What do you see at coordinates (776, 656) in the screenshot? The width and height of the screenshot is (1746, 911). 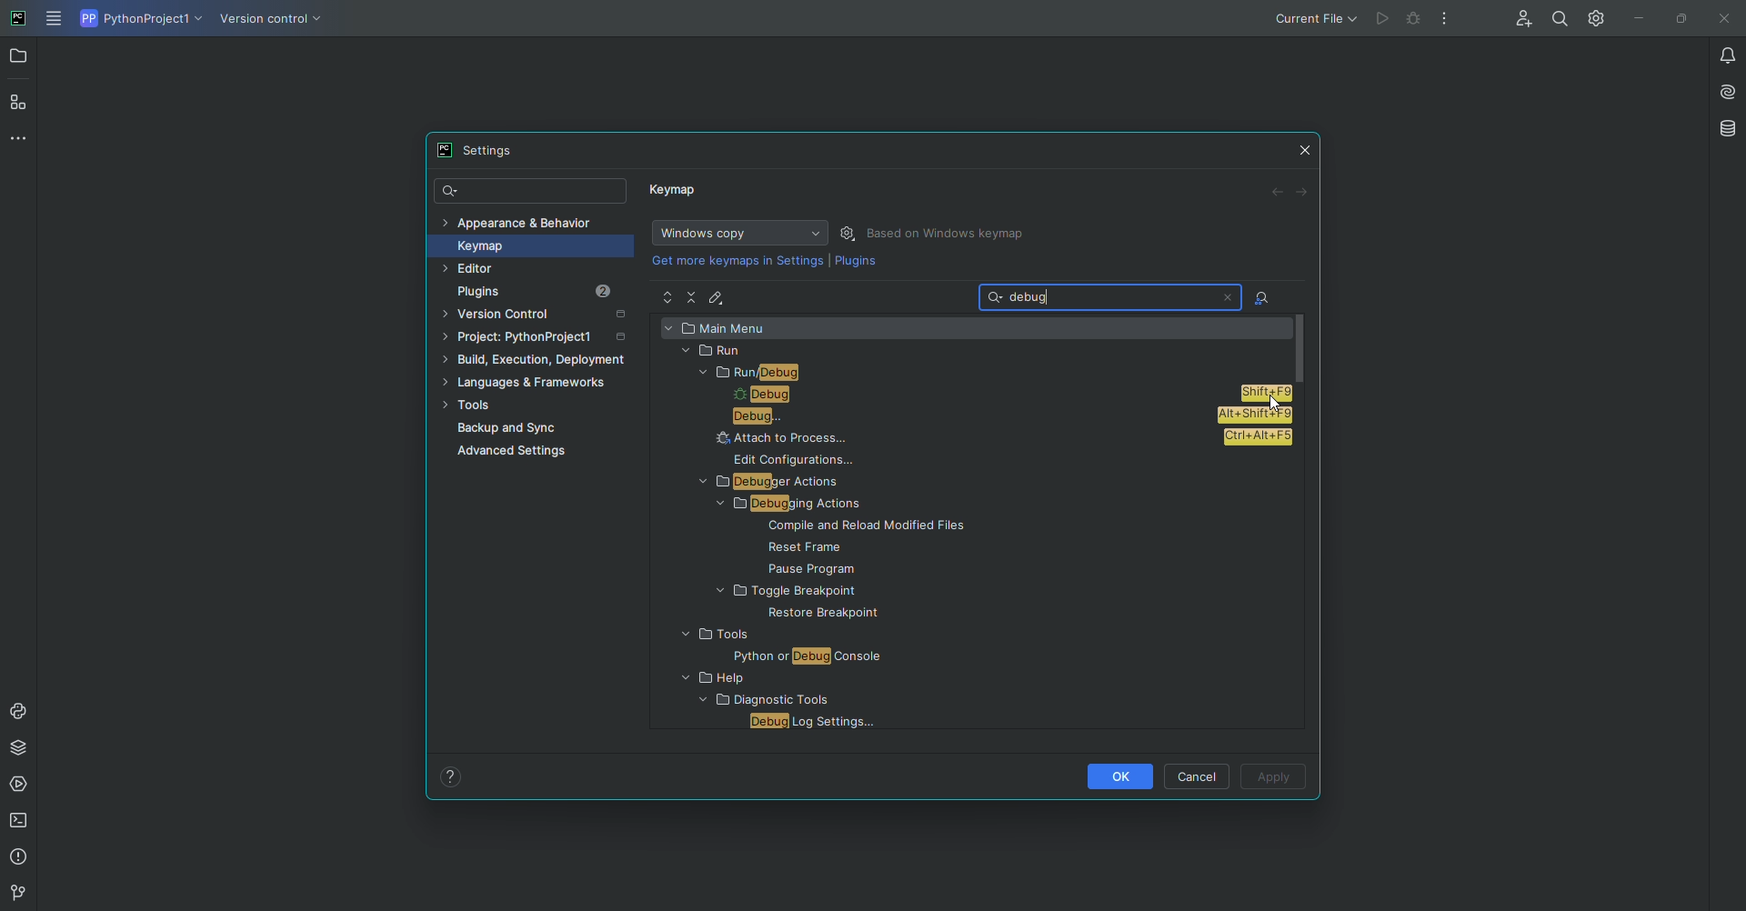 I see `FILE NAME` at bounding box center [776, 656].